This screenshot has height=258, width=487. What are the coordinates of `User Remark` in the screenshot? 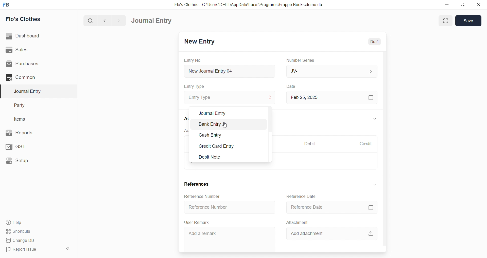 It's located at (198, 222).